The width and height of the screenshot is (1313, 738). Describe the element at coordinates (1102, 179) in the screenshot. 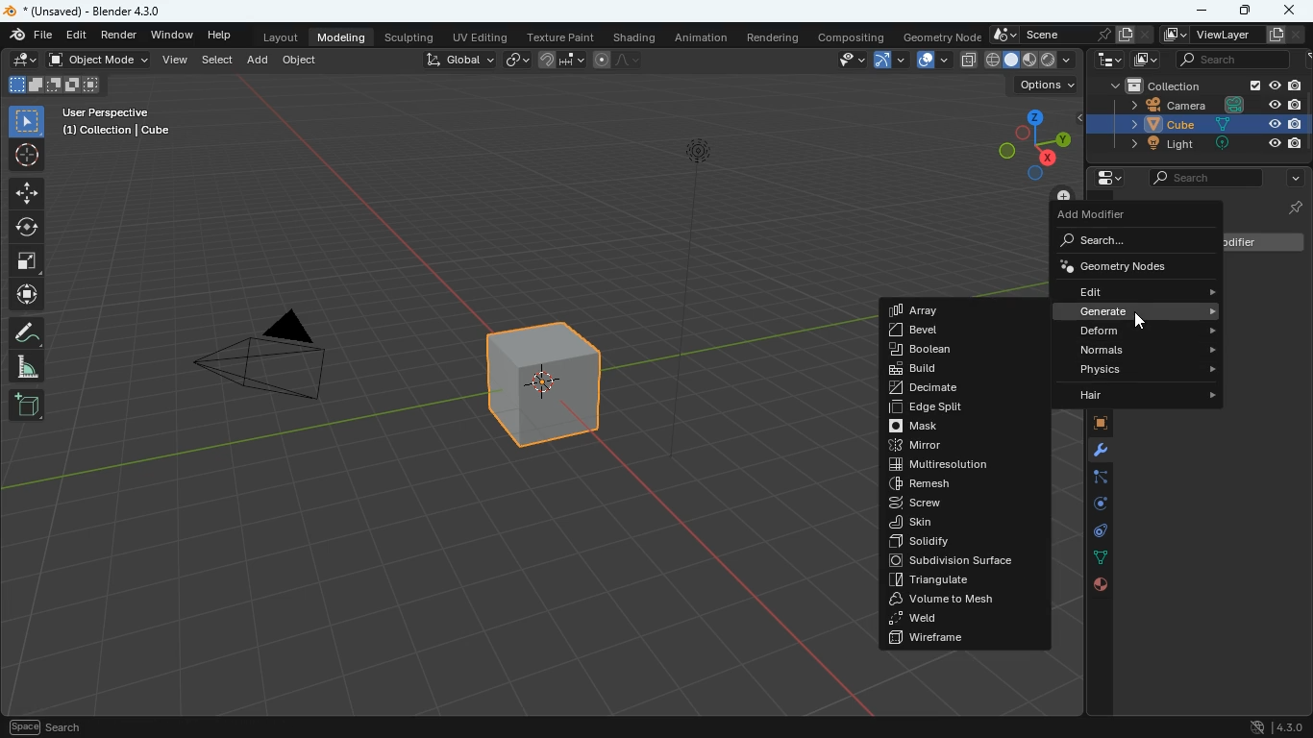

I see `settings` at that location.